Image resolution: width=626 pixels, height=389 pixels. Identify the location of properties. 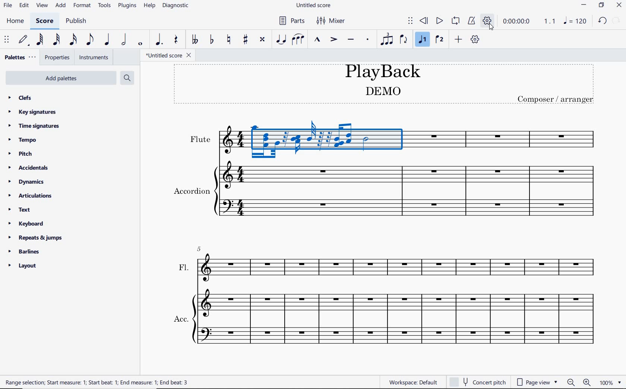
(59, 58).